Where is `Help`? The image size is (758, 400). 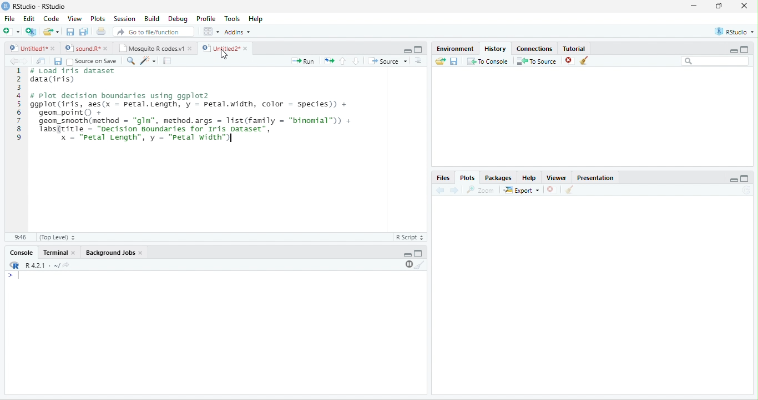
Help is located at coordinates (529, 178).